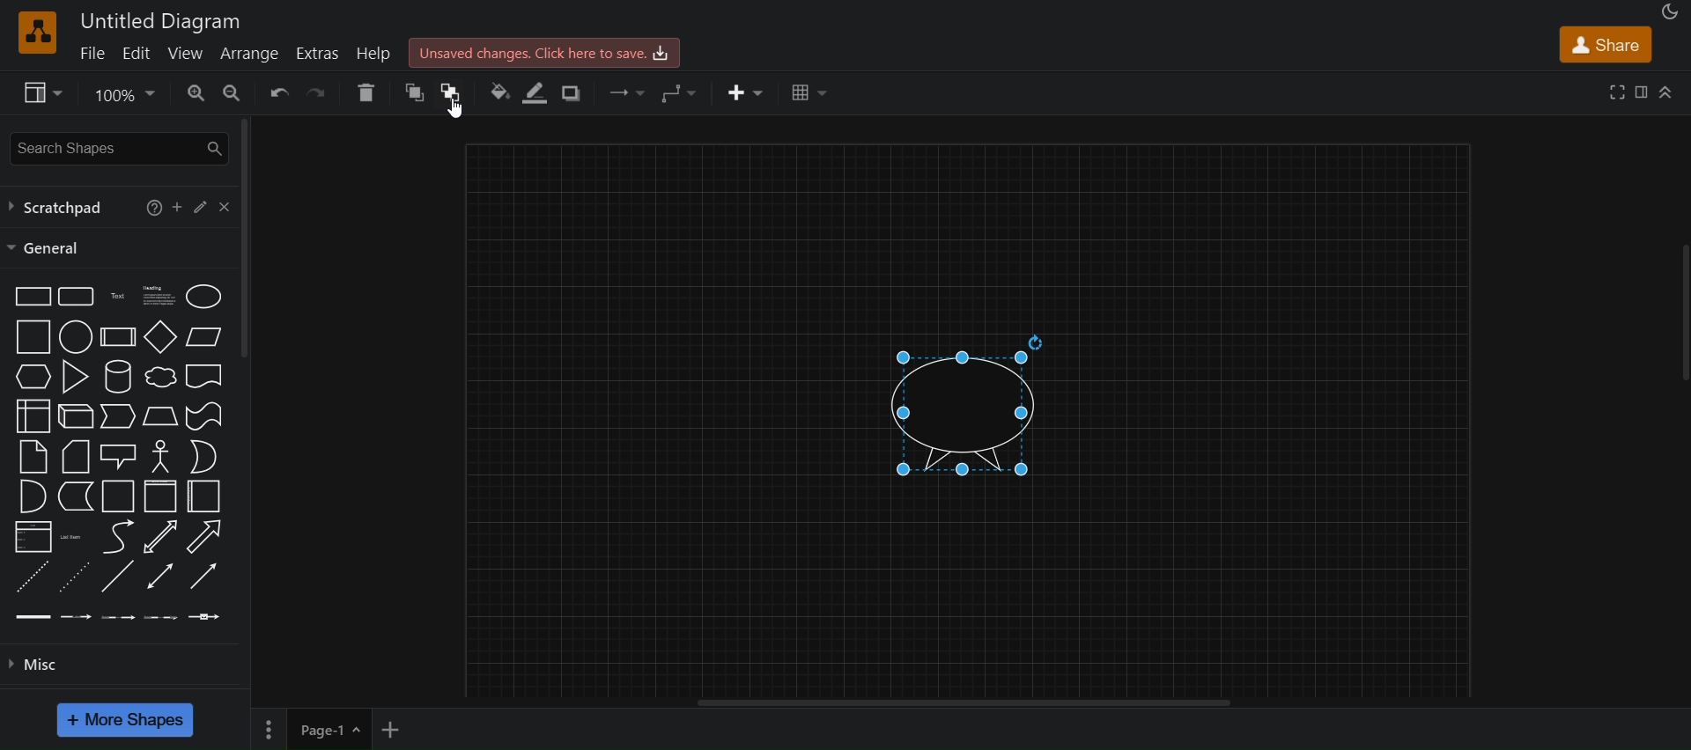 This screenshot has width=1691, height=750. I want to click on dotted line, so click(76, 575).